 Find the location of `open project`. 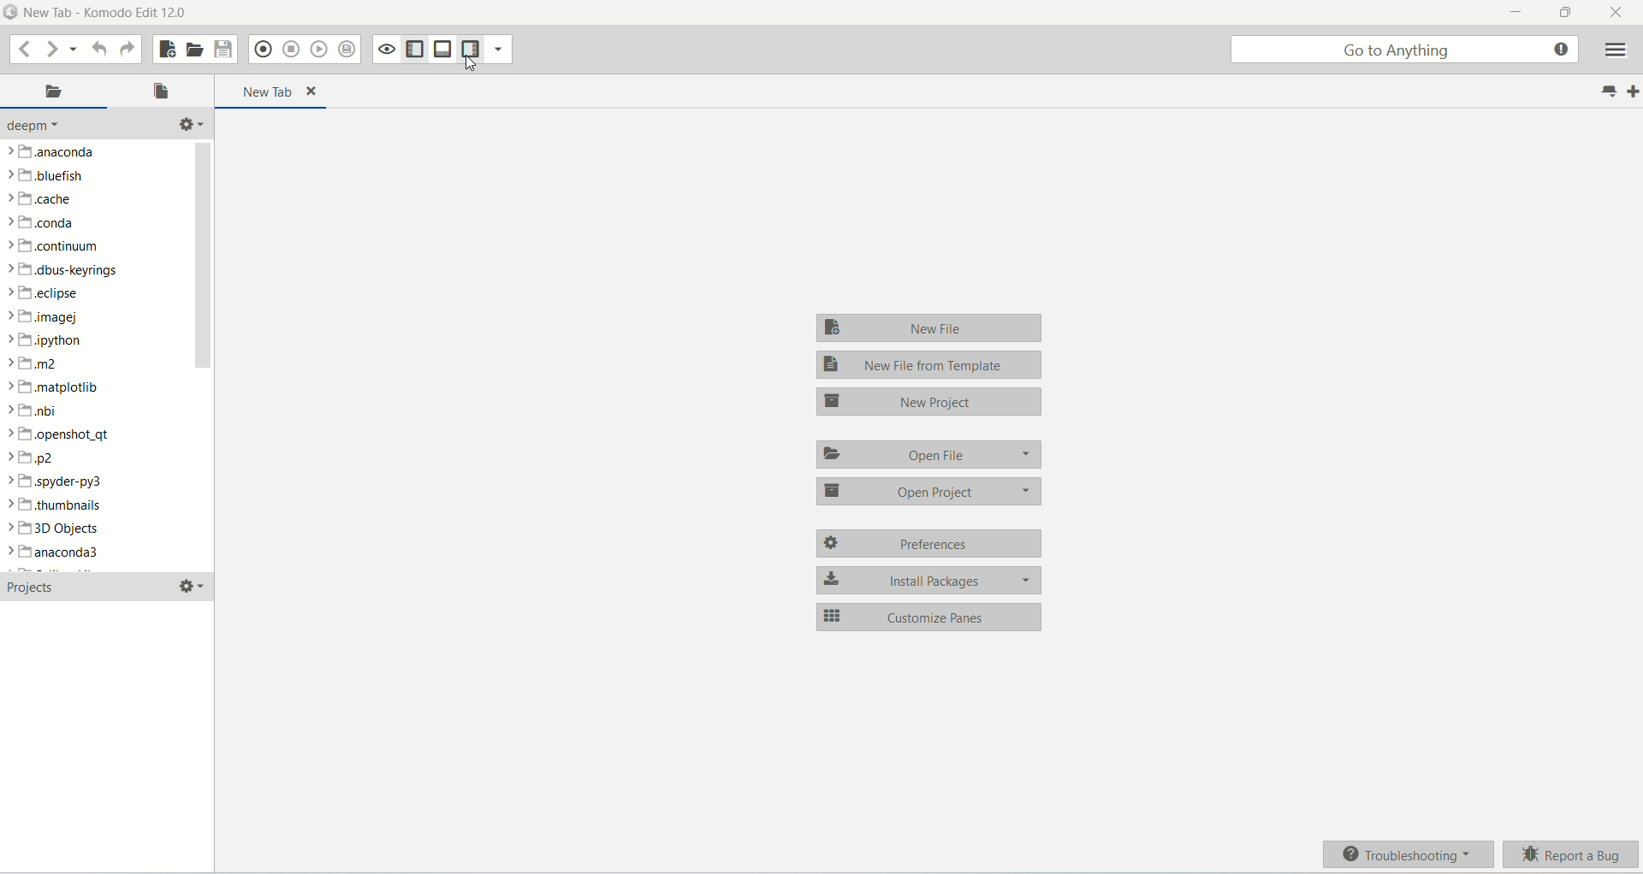

open project is located at coordinates (928, 493).